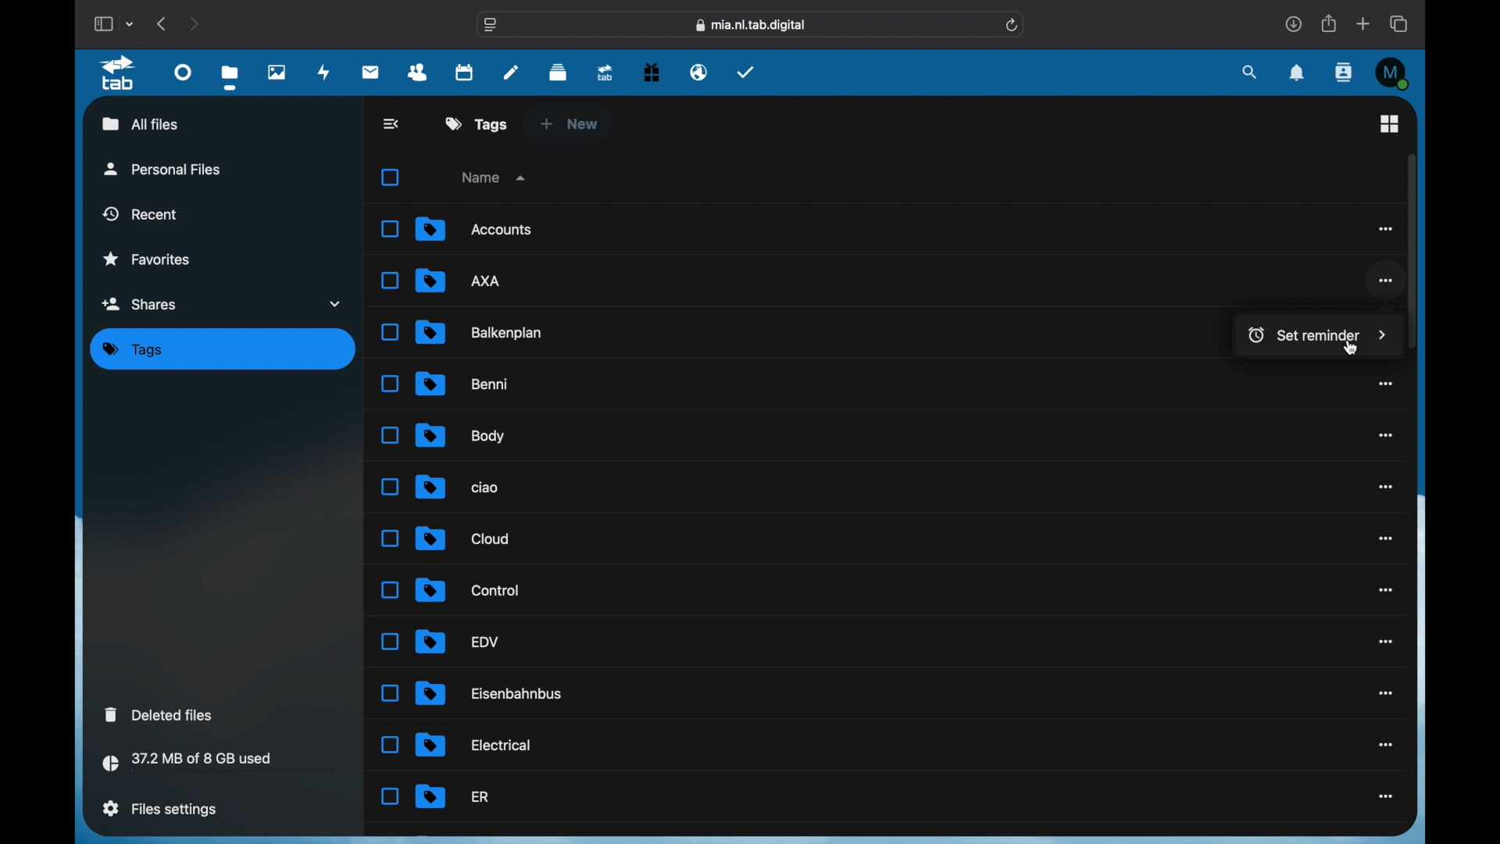  Describe the element at coordinates (162, 23) in the screenshot. I see `previous` at that location.